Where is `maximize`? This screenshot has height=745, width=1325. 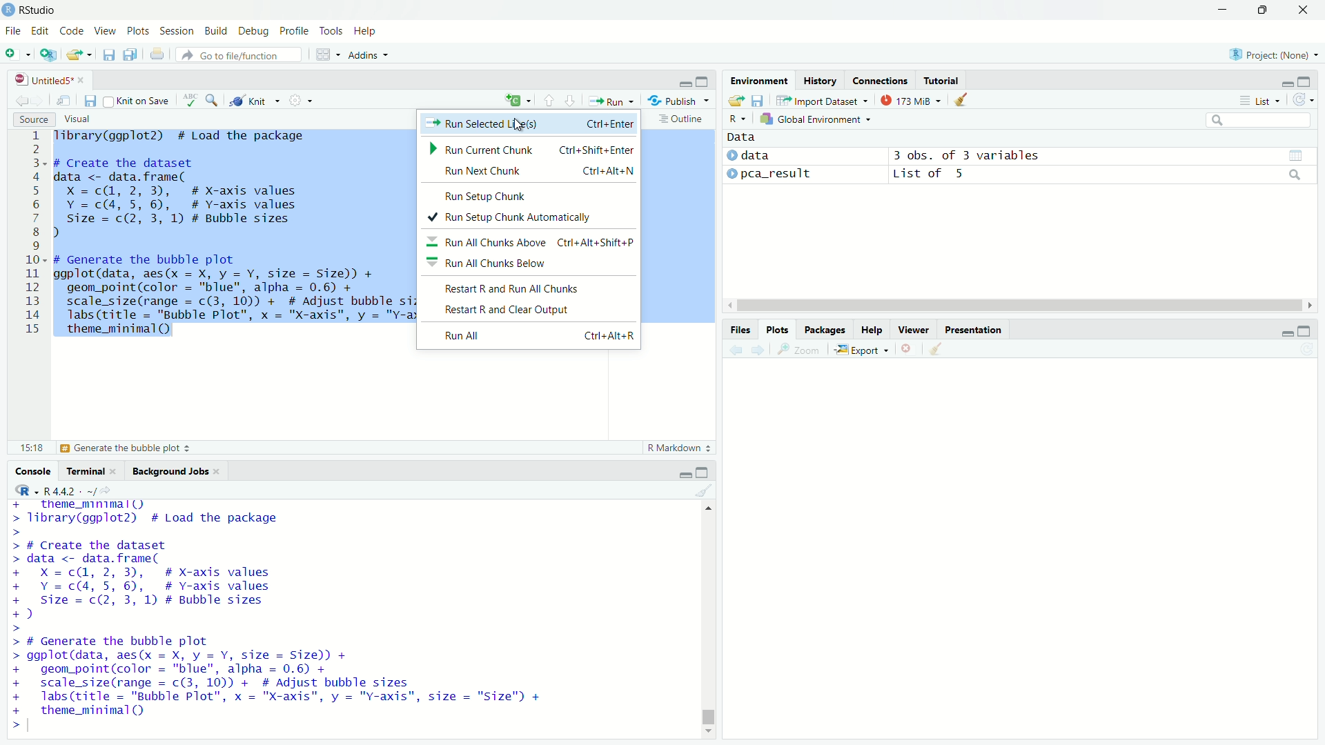 maximize is located at coordinates (1260, 10).